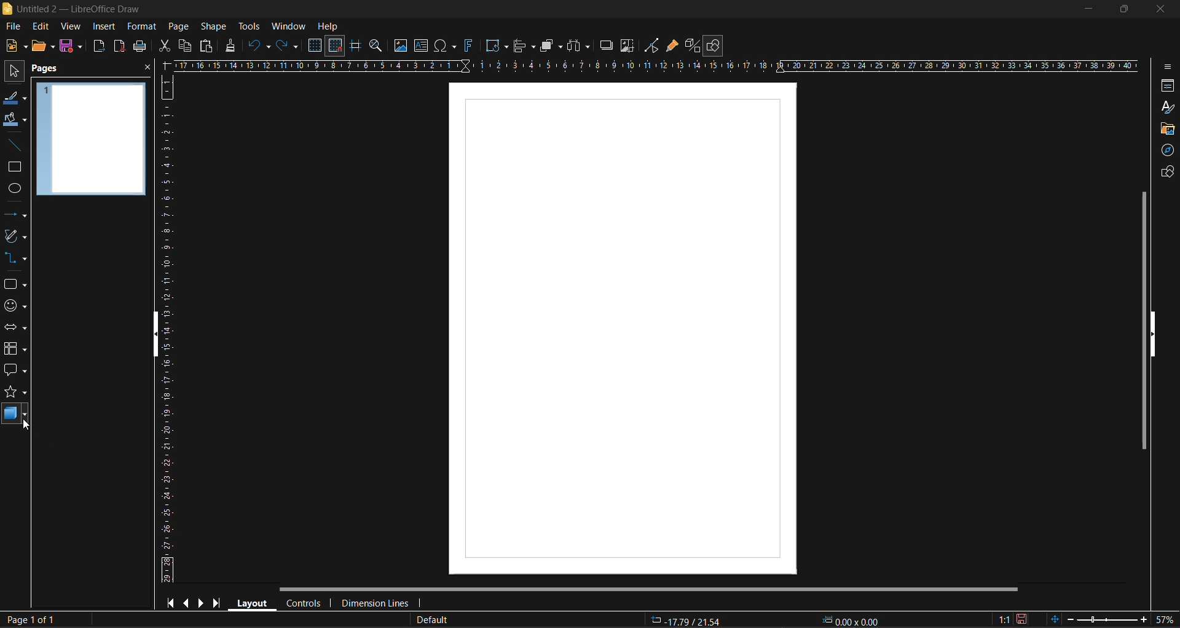 This screenshot has height=628, width=1180. Describe the element at coordinates (216, 26) in the screenshot. I see `shape` at that location.